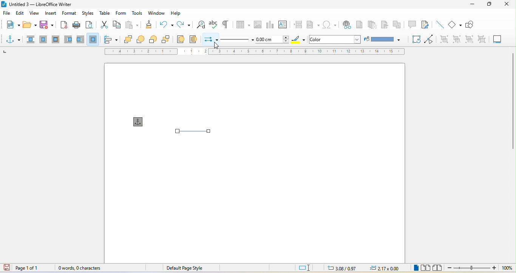  I want to click on book view, so click(438, 268).